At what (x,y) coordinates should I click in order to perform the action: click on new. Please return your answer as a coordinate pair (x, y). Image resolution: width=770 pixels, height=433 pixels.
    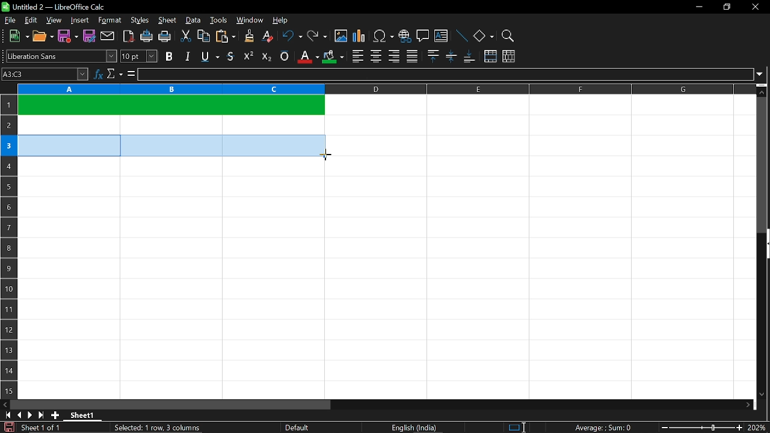
    Looking at the image, I should click on (16, 37).